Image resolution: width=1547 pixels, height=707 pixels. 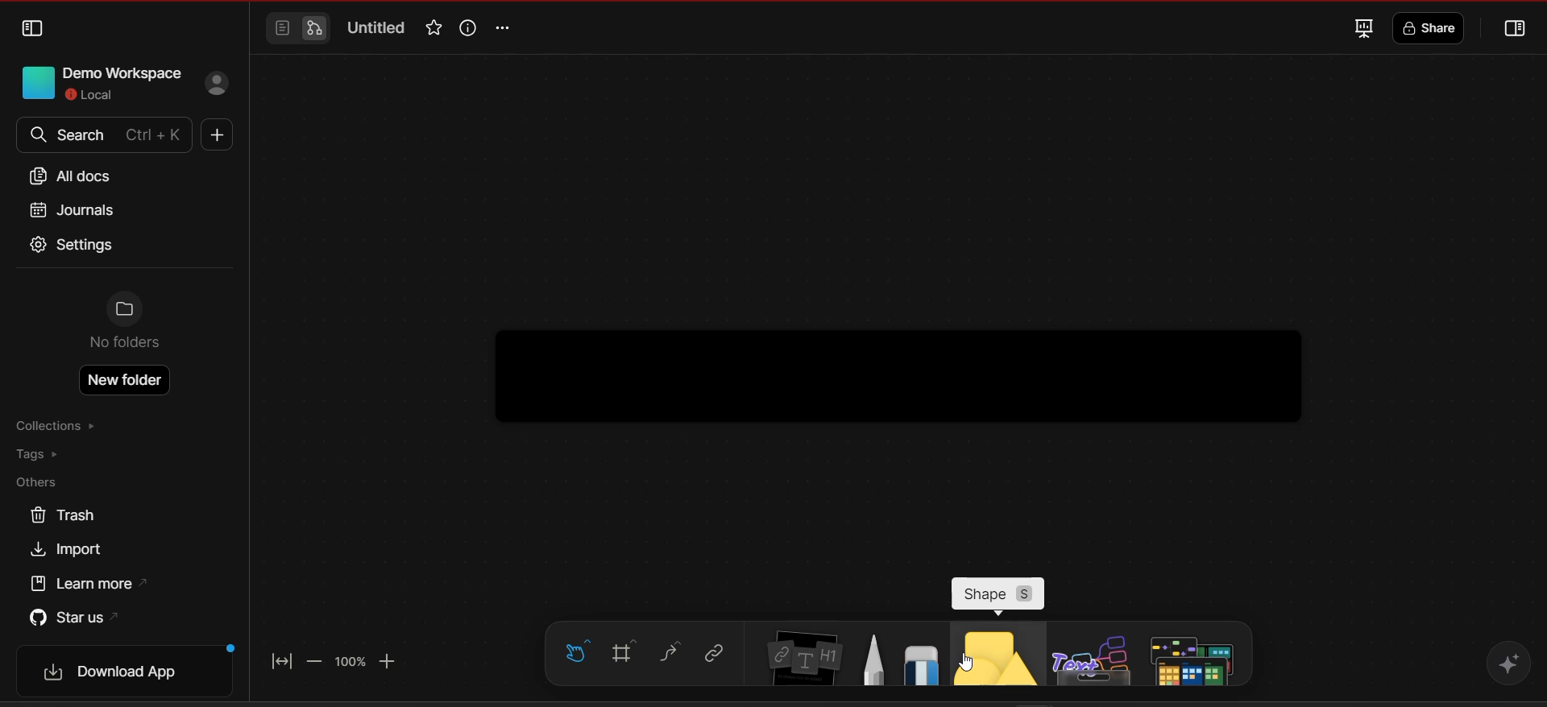 I want to click on star us, so click(x=73, y=616).